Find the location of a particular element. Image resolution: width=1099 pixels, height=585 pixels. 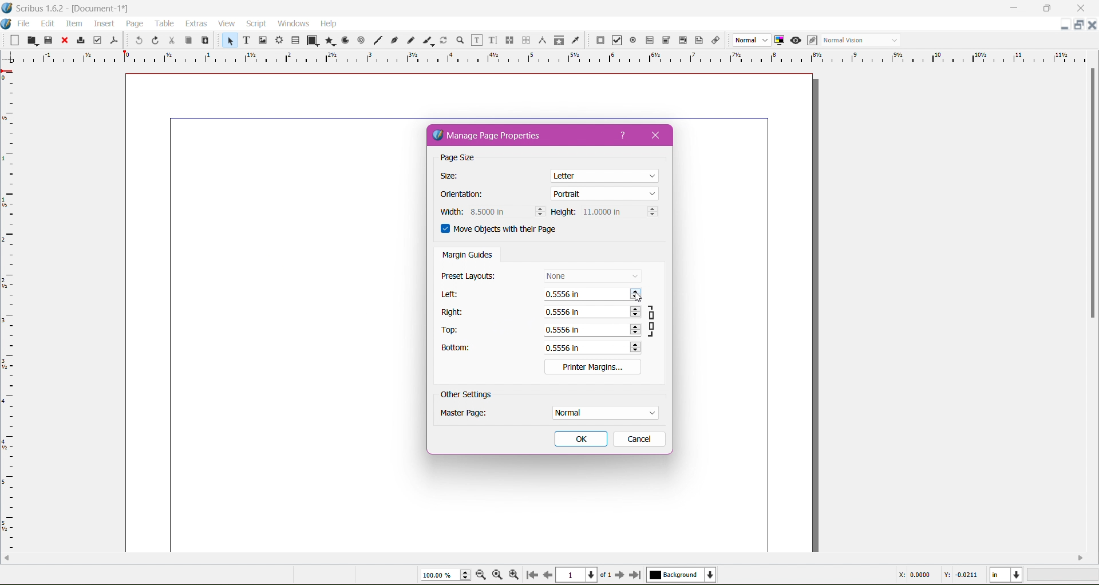

Set Page Orientation is located at coordinates (605, 193).